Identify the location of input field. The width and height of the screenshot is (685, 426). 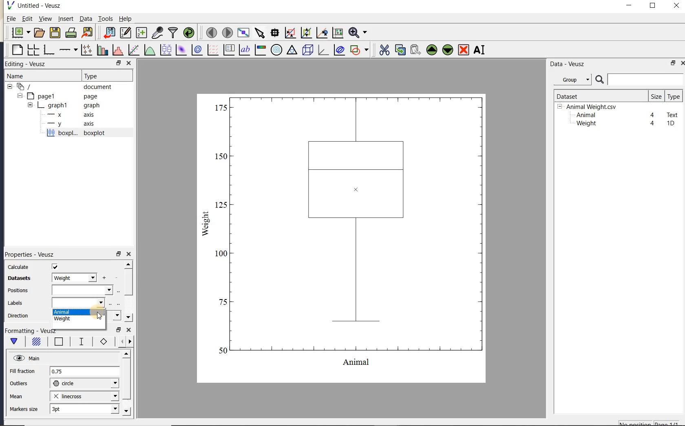
(82, 290).